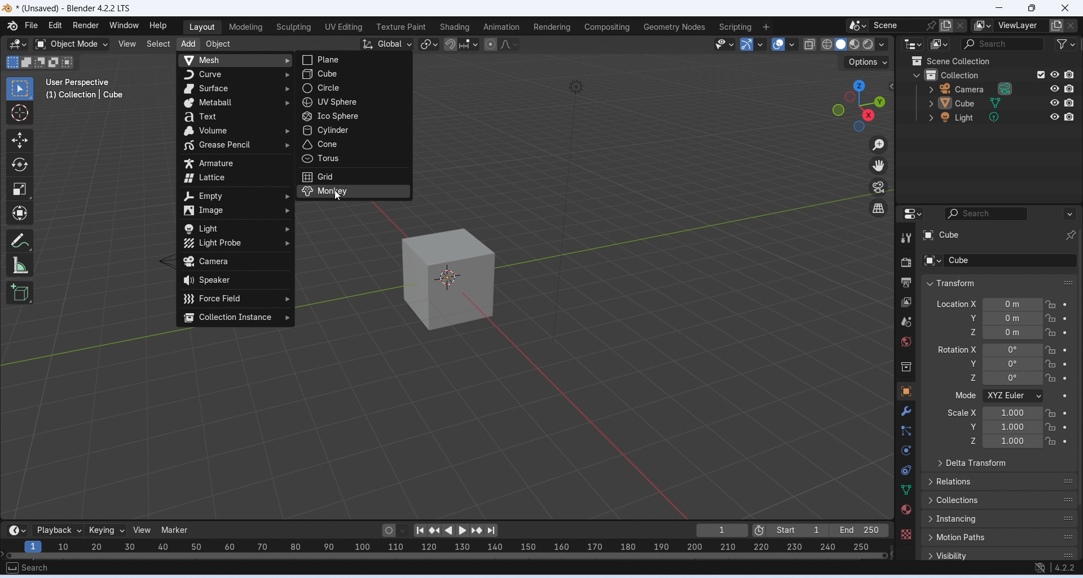 The height and width of the screenshot is (578, 1083). What do you see at coordinates (41, 62) in the screenshot?
I see `Modes` at bounding box center [41, 62].